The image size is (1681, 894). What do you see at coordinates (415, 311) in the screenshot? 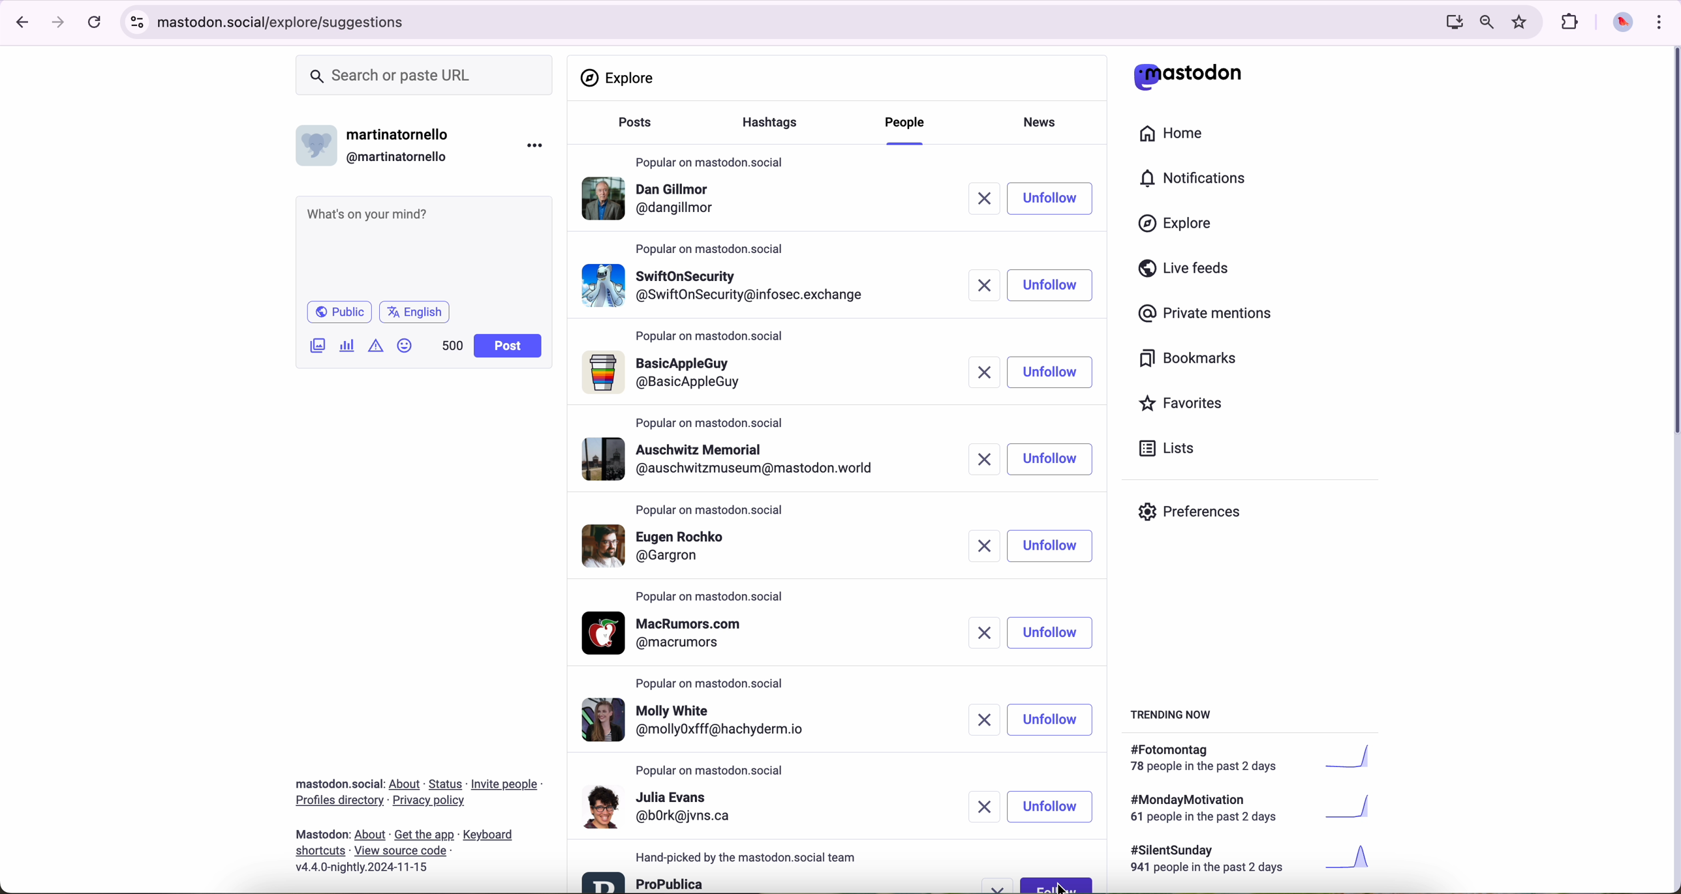
I see `language` at bounding box center [415, 311].